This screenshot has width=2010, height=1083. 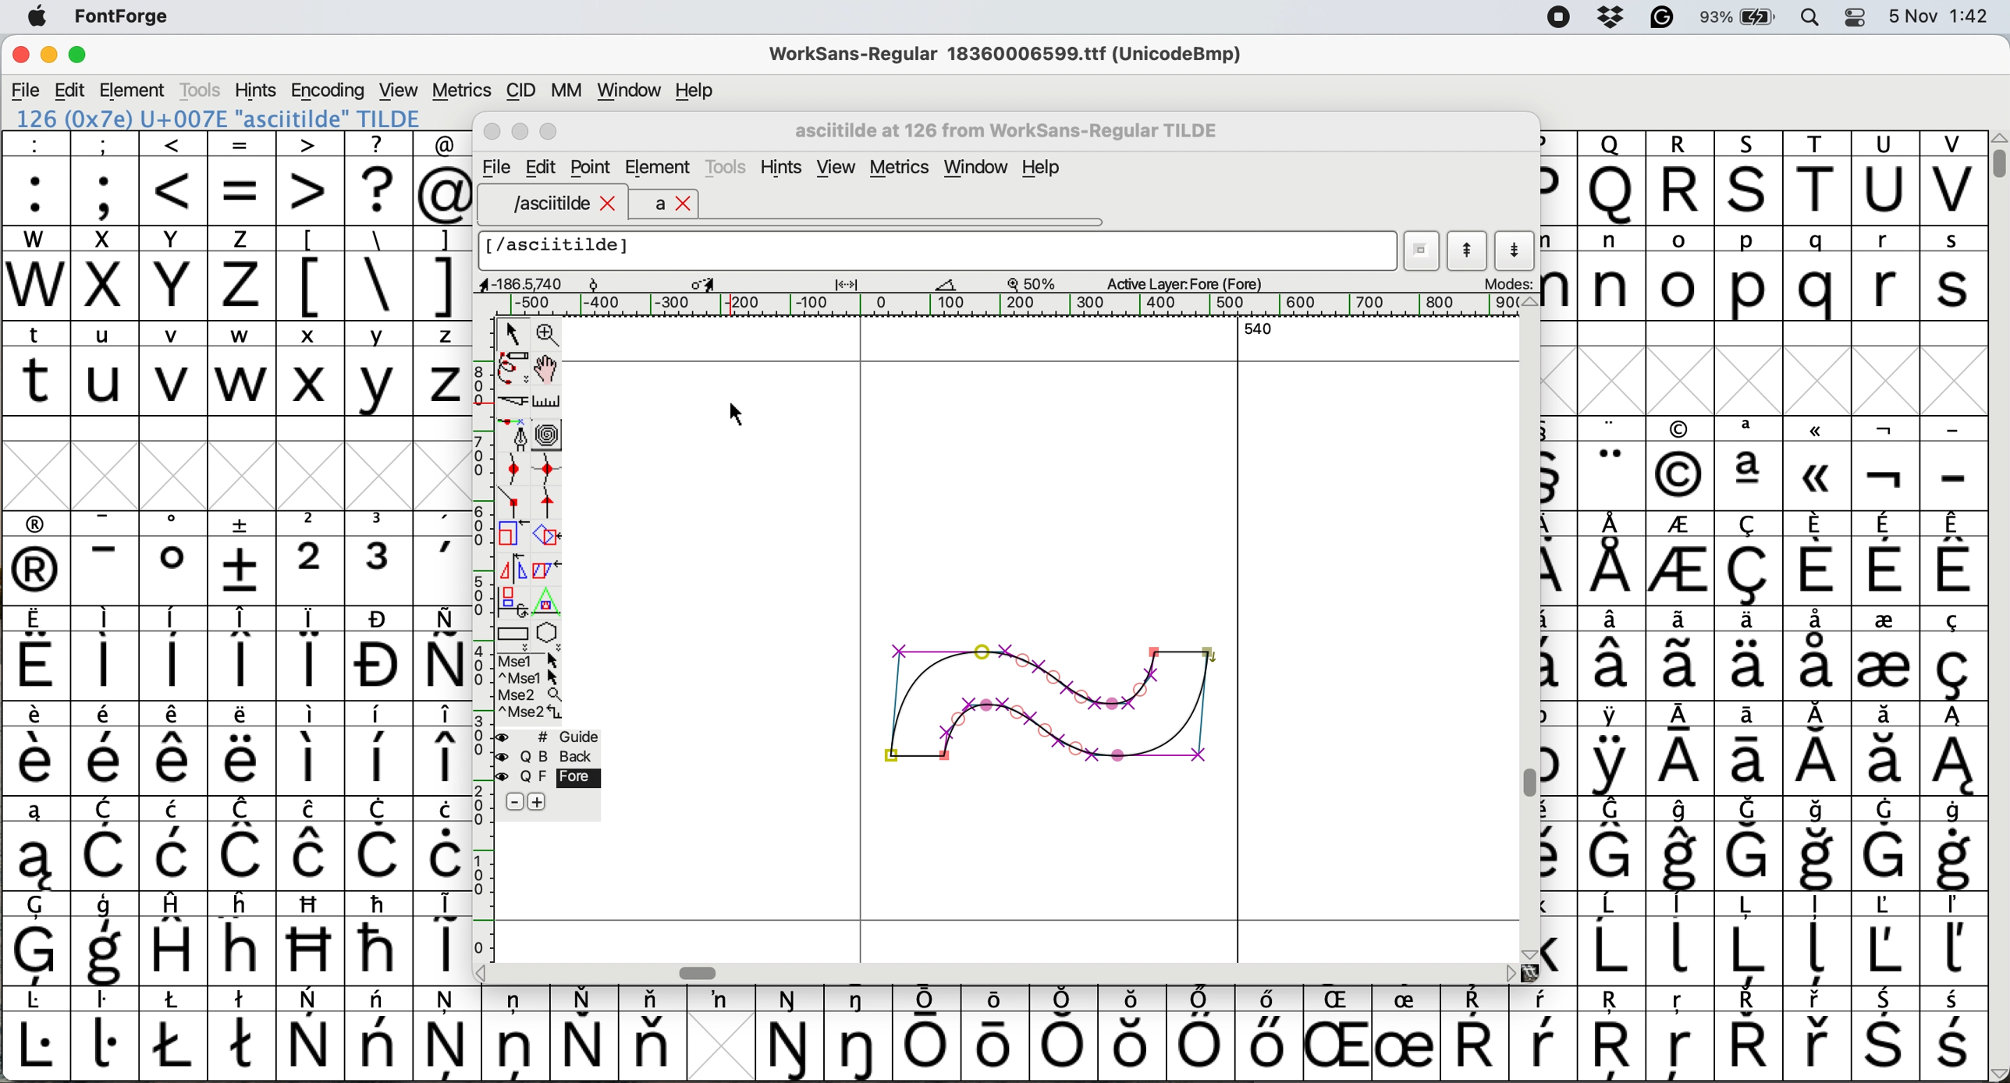 What do you see at coordinates (380, 654) in the screenshot?
I see `symbol` at bounding box center [380, 654].